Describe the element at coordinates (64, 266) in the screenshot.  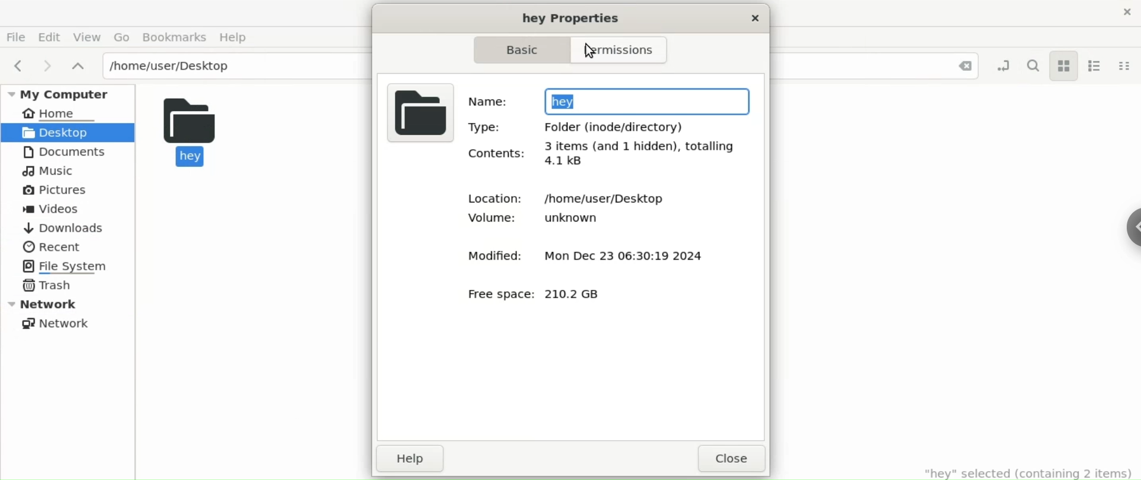
I see `File System` at that location.